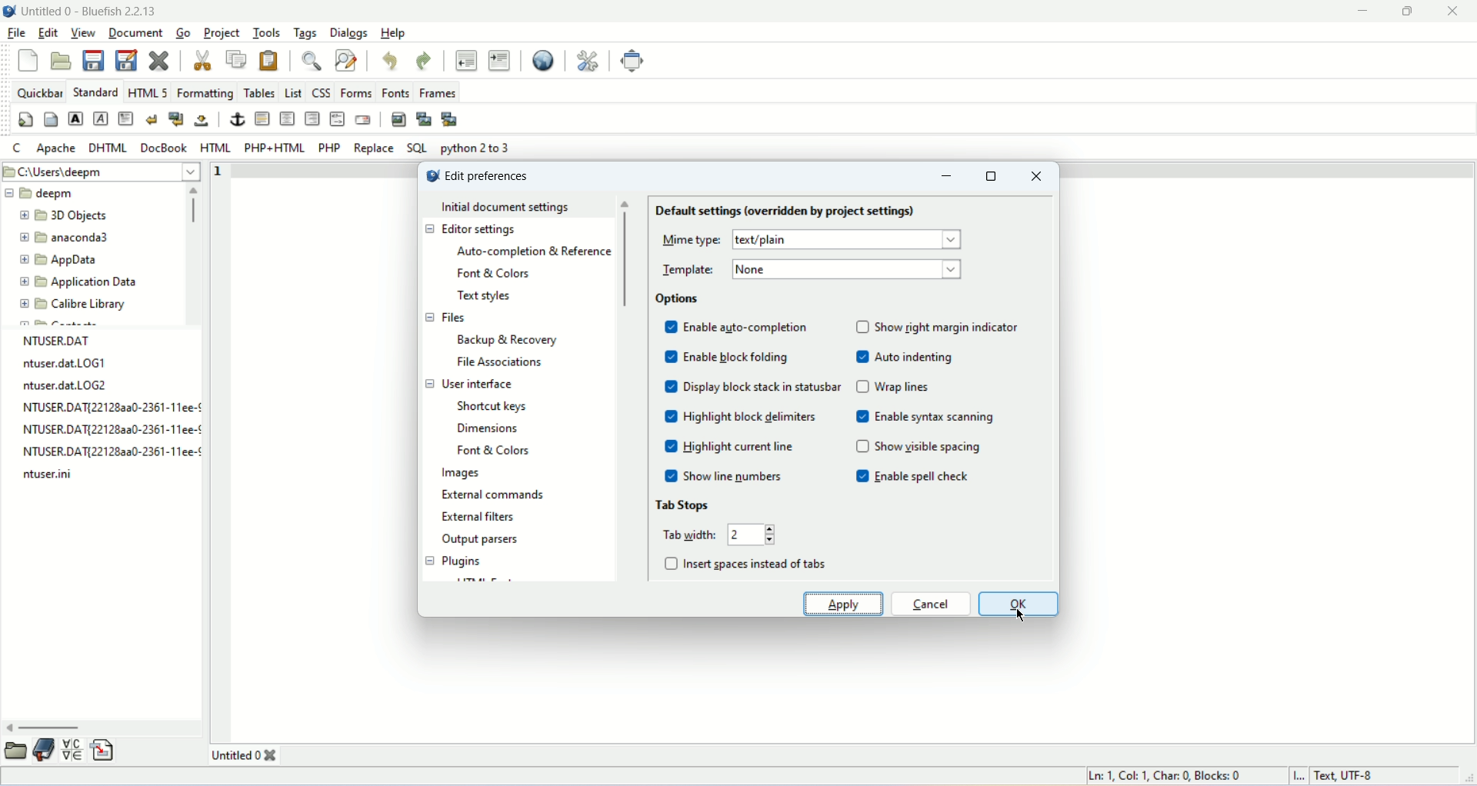 The height and width of the screenshot is (786, 1477). I want to click on output, so click(482, 542).